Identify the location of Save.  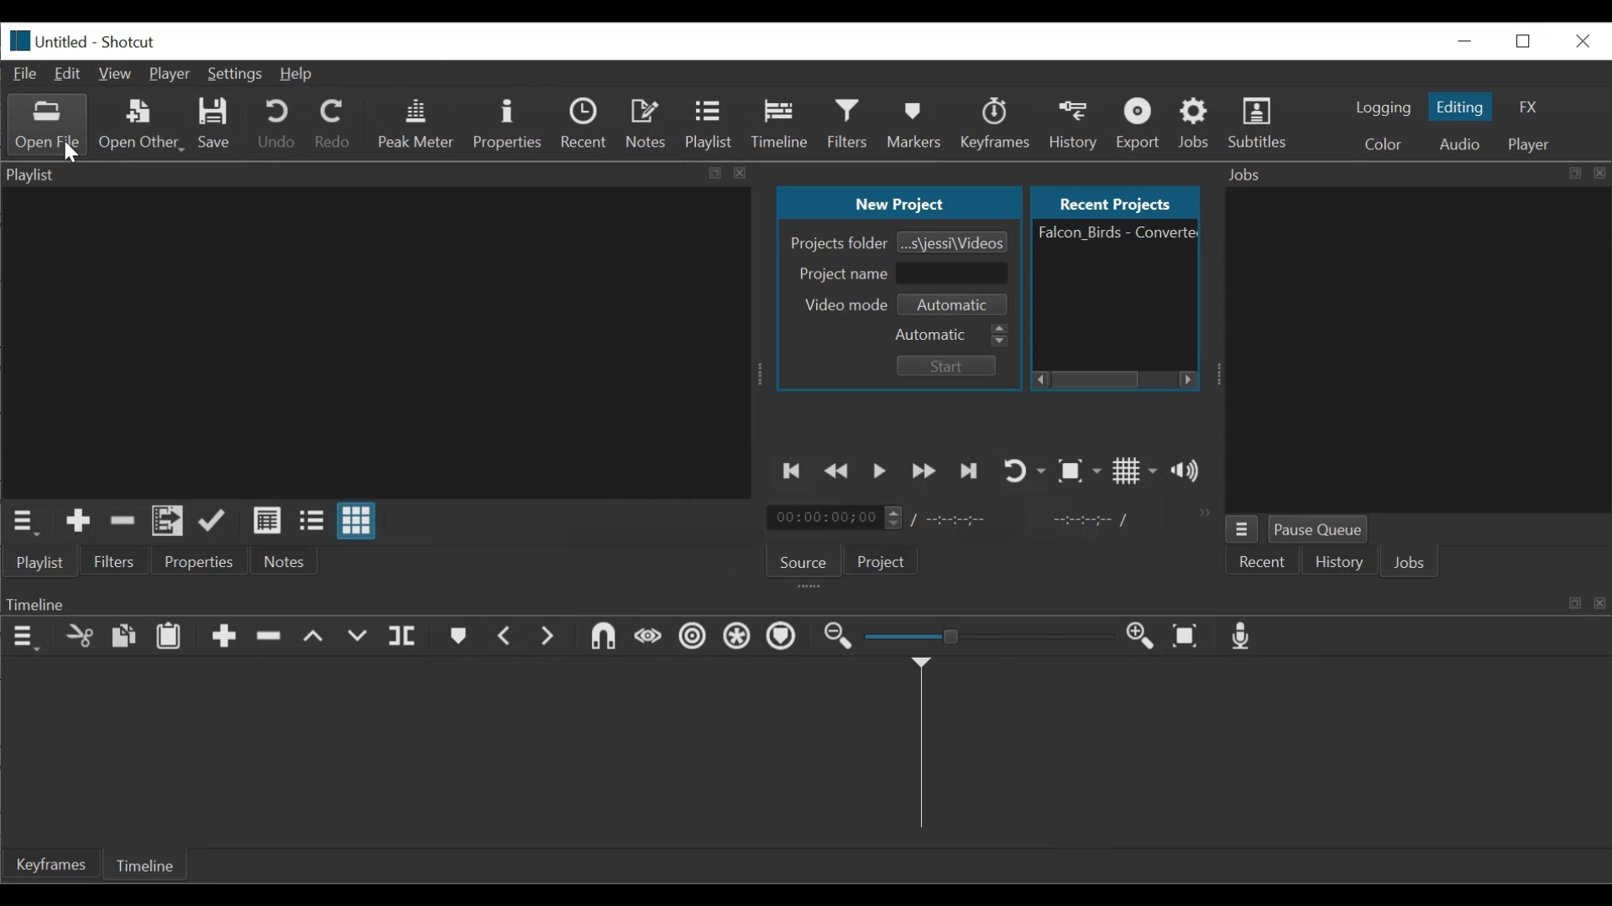
(212, 126).